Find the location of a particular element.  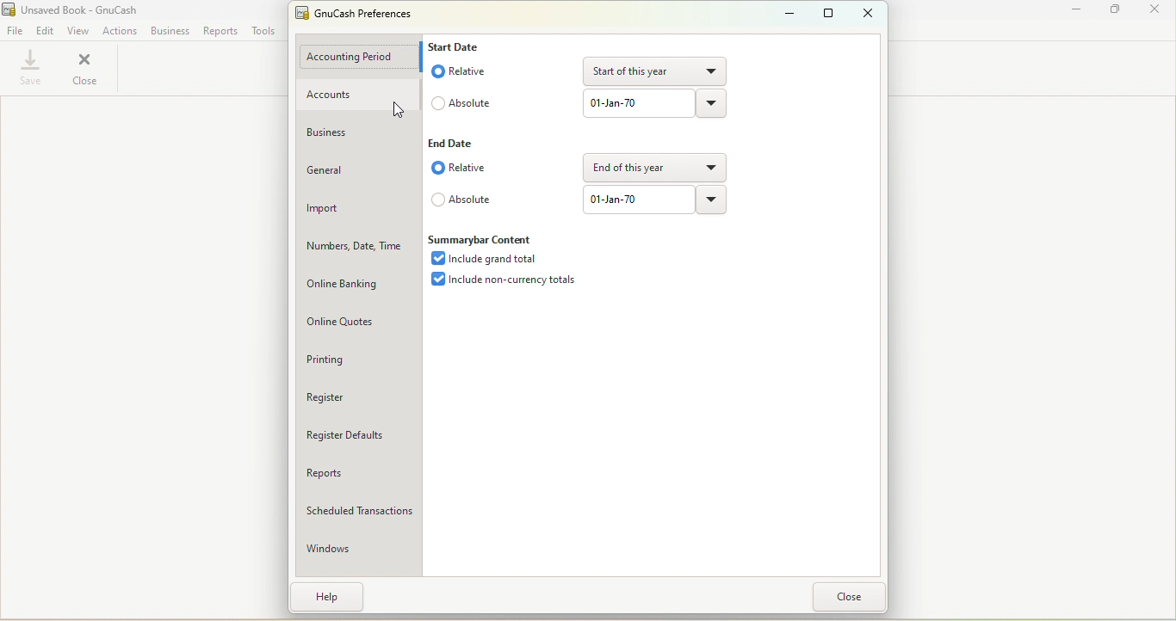

Business is located at coordinates (356, 132).